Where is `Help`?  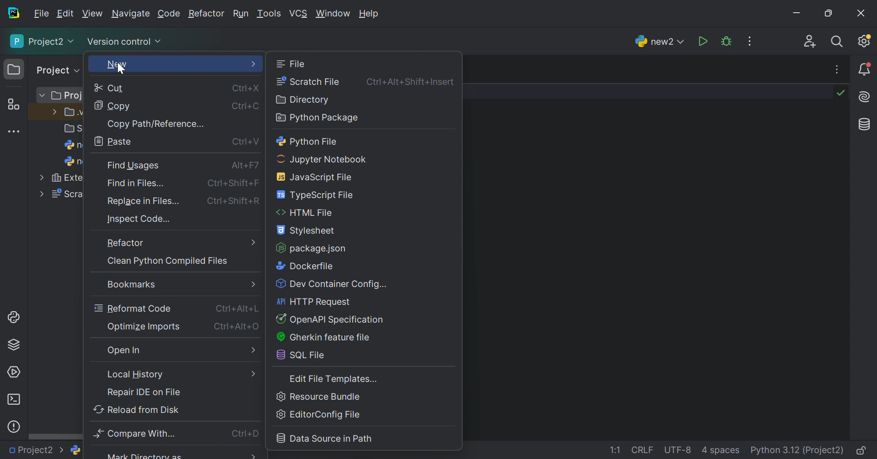 Help is located at coordinates (367, 12).